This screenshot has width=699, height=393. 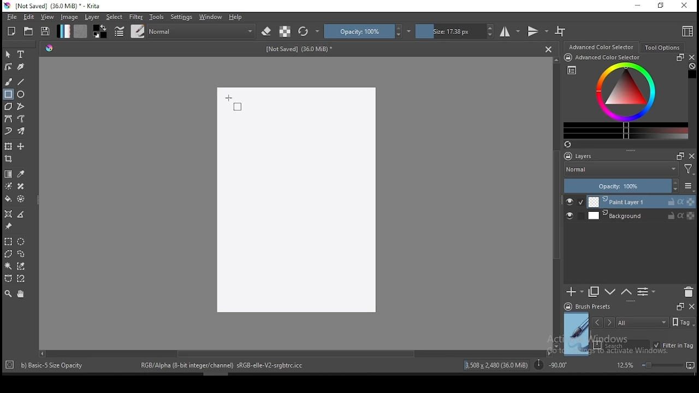 What do you see at coordinates (21, 186) in the screenshot?
I see `smart patch tool` at bounding box center [21, 186].